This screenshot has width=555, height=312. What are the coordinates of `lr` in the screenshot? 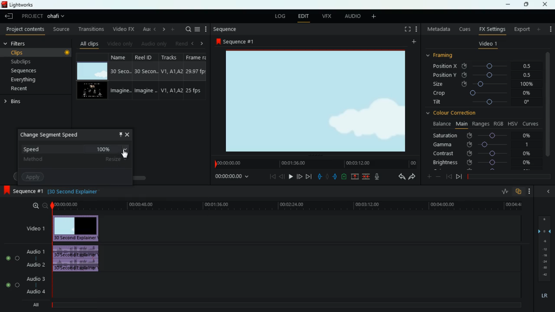 It's located at (543, 294).